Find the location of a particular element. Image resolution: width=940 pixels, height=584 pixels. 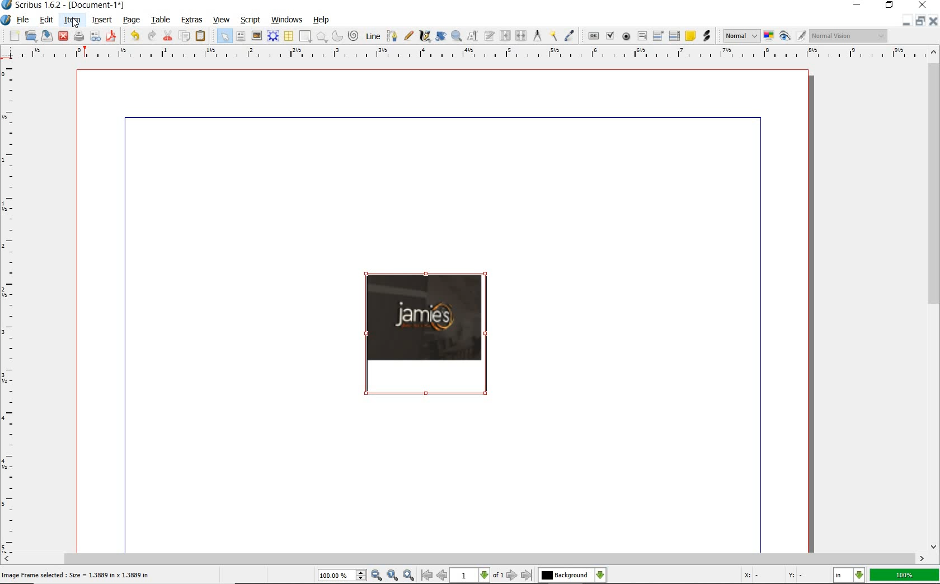

Zoom 100.00% is located at coordinates (342, 576).